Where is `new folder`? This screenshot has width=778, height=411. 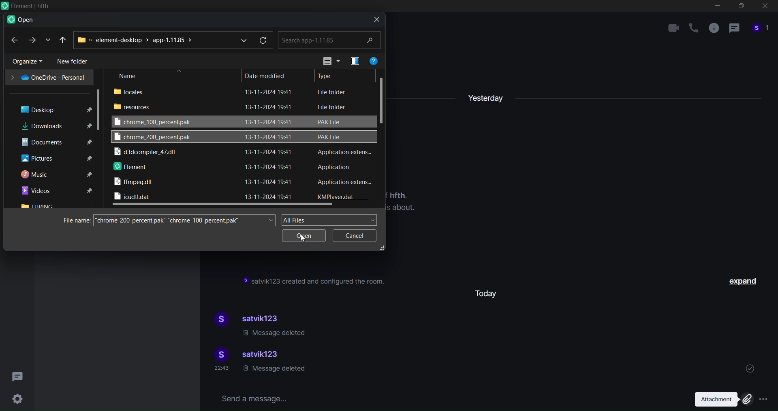 new folder is located at coordinates (75, 61).